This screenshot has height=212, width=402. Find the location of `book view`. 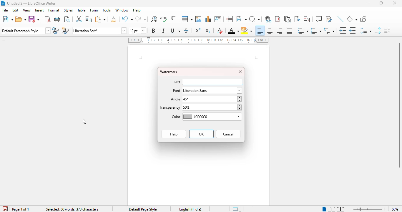

book view is located at coordinates (340, 209).